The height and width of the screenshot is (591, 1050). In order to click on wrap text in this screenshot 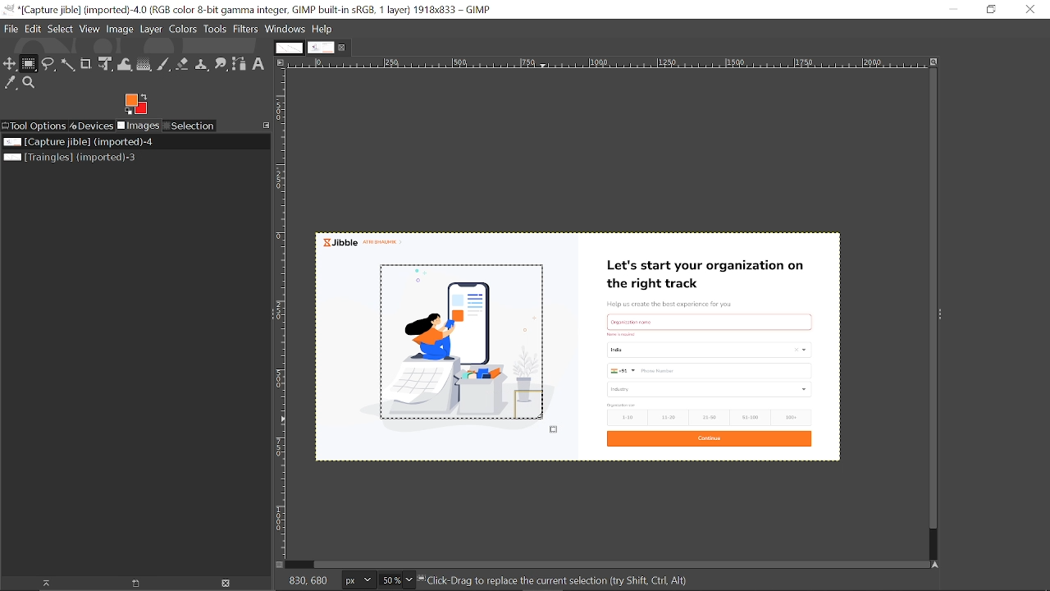, I will do `click(124, 62)`.